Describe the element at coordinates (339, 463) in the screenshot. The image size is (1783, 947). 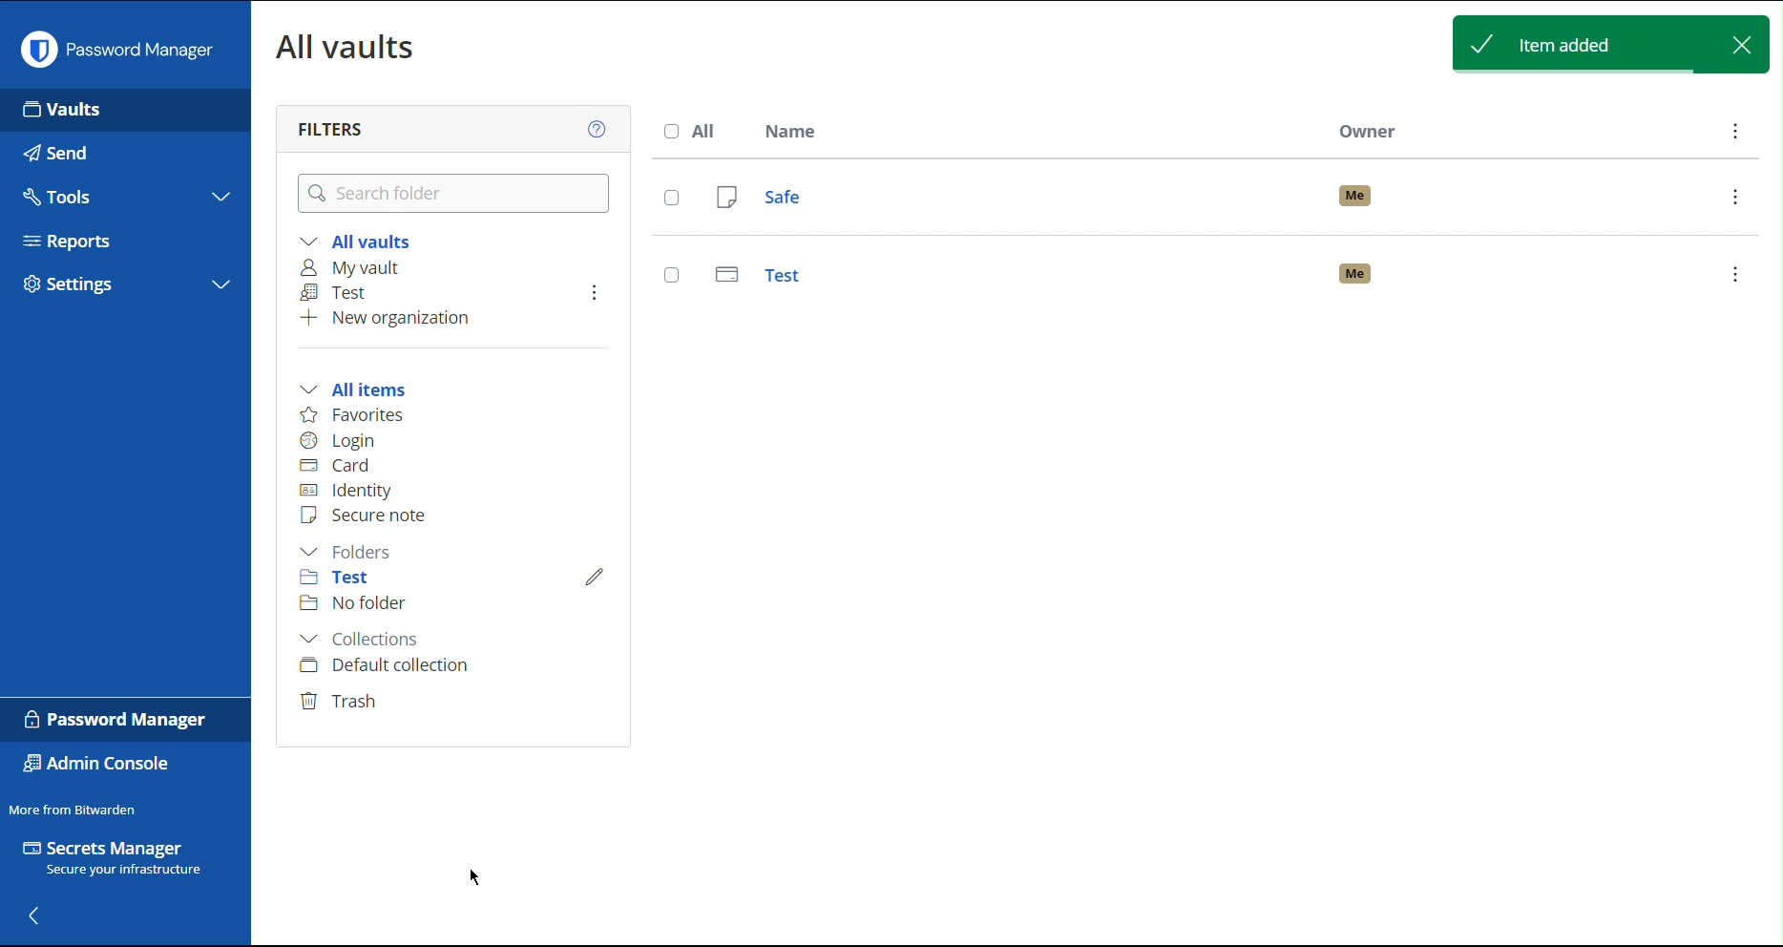
I see `Card` at that location.